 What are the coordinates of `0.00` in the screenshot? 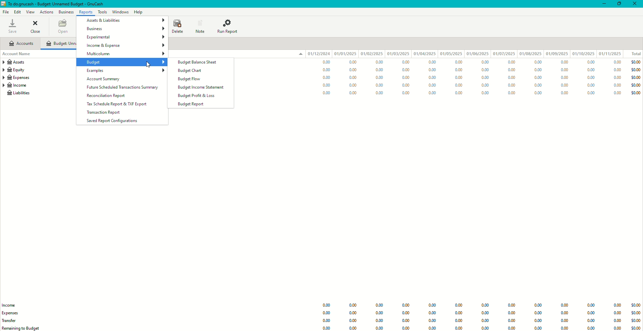 It's located at (511, 306).